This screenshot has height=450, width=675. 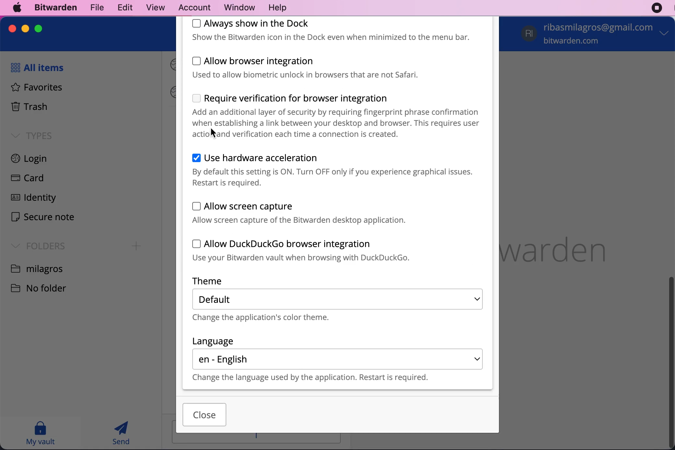 I want to click on view, so click(x=152, y=8).